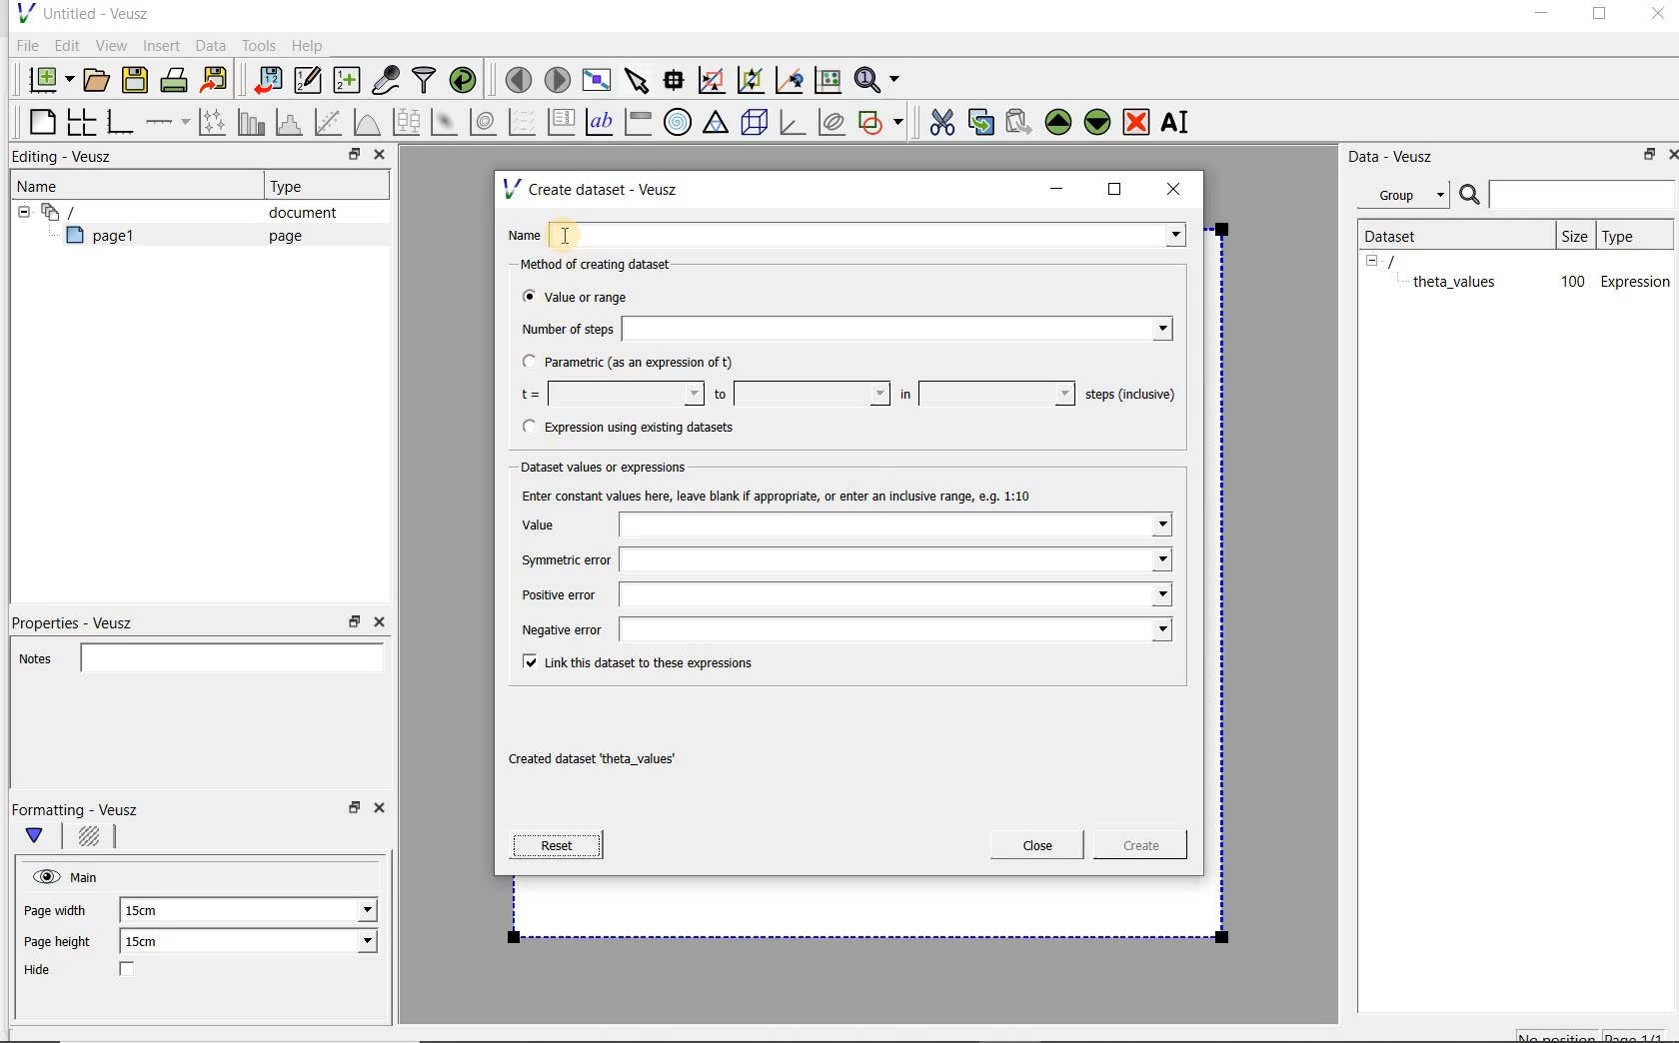 Image resolution: width=1679 pixels, height=1043 pixels. Describe the element at coordinates (348, 81) in the screenshot. I see `create new datasets using ranges, parametrically or as functions of existing datasets` at that location.